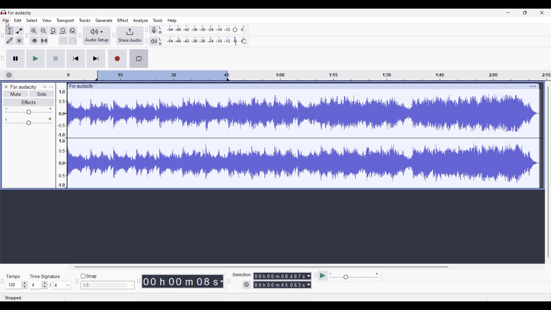 This screenshot has width=551, height=310. What do you see at coordinates (44, 40) in the screenshot?
I see `Silence audio selection` at bounding box center [44, 40].